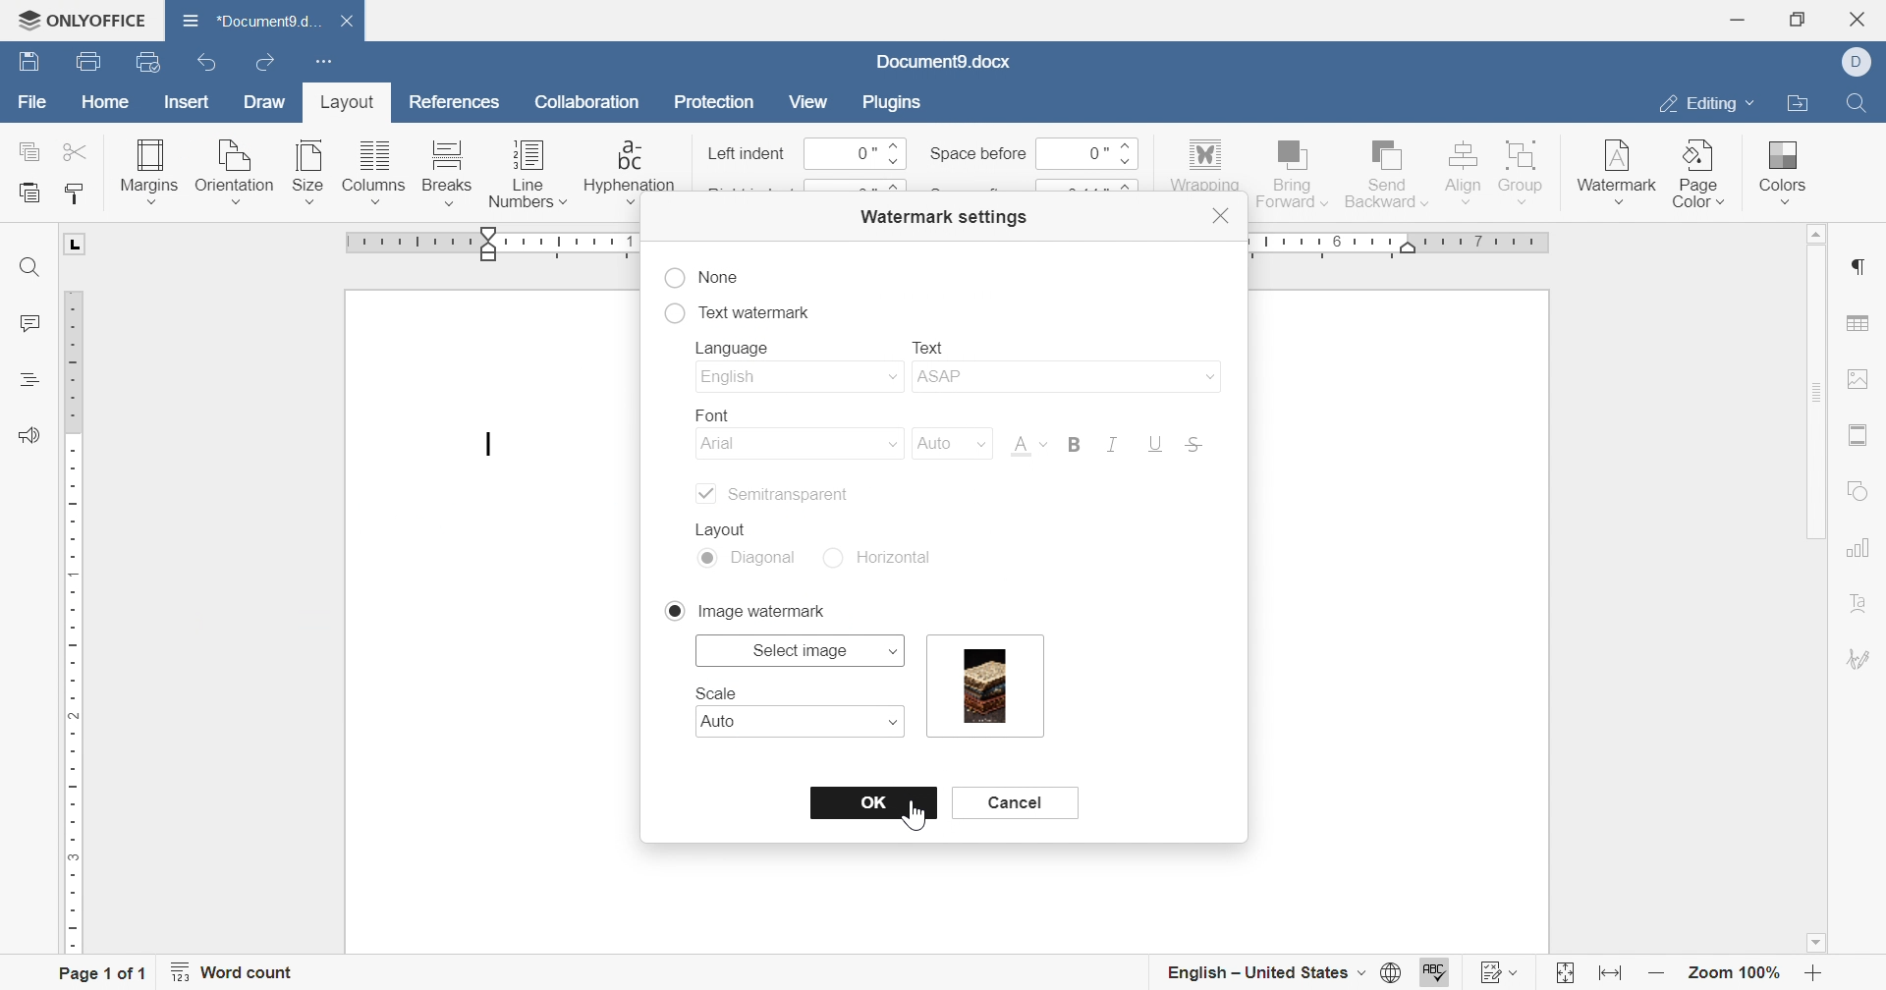  Describe the element at coordinates (307, 172) in the screenshot. I see `size` at that location.